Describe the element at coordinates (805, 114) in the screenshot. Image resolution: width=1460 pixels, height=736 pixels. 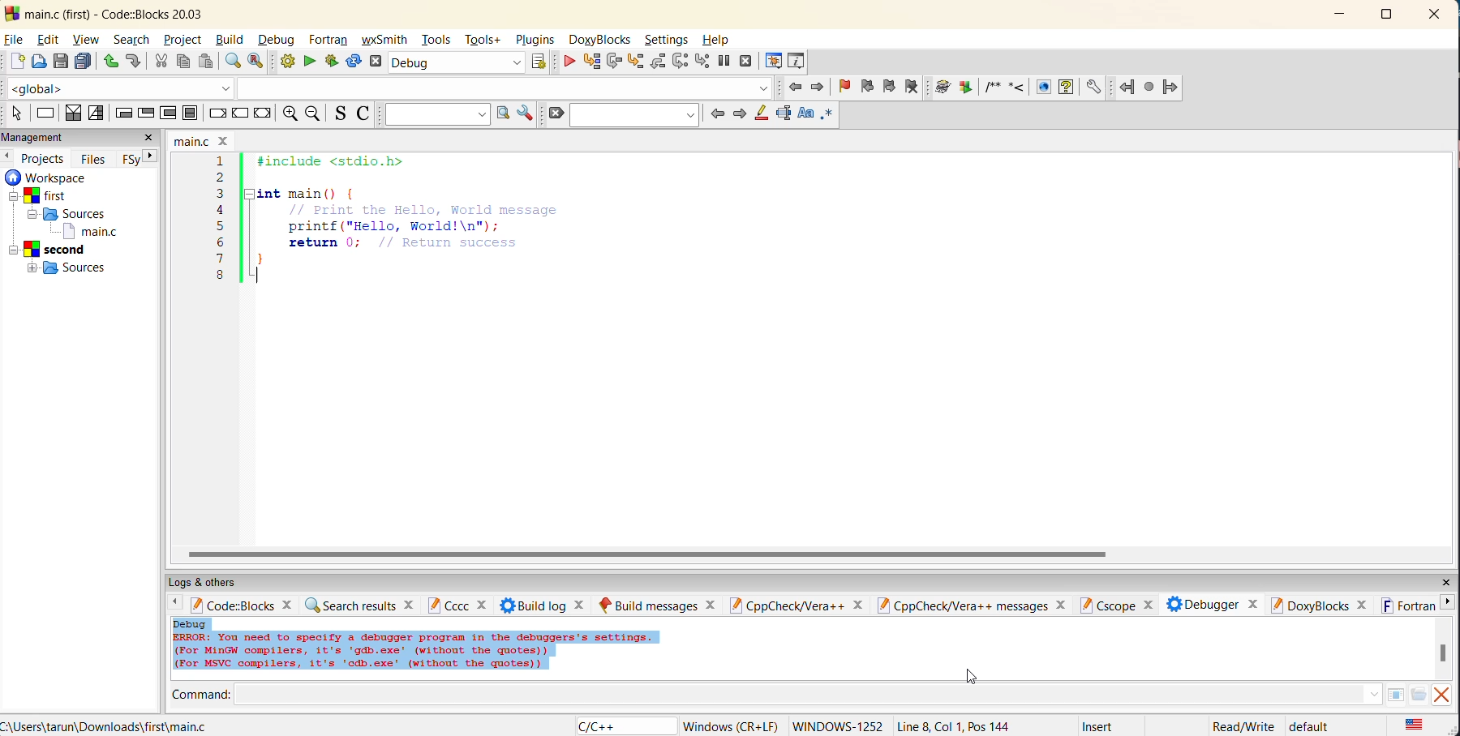
I see `match case` at that location.